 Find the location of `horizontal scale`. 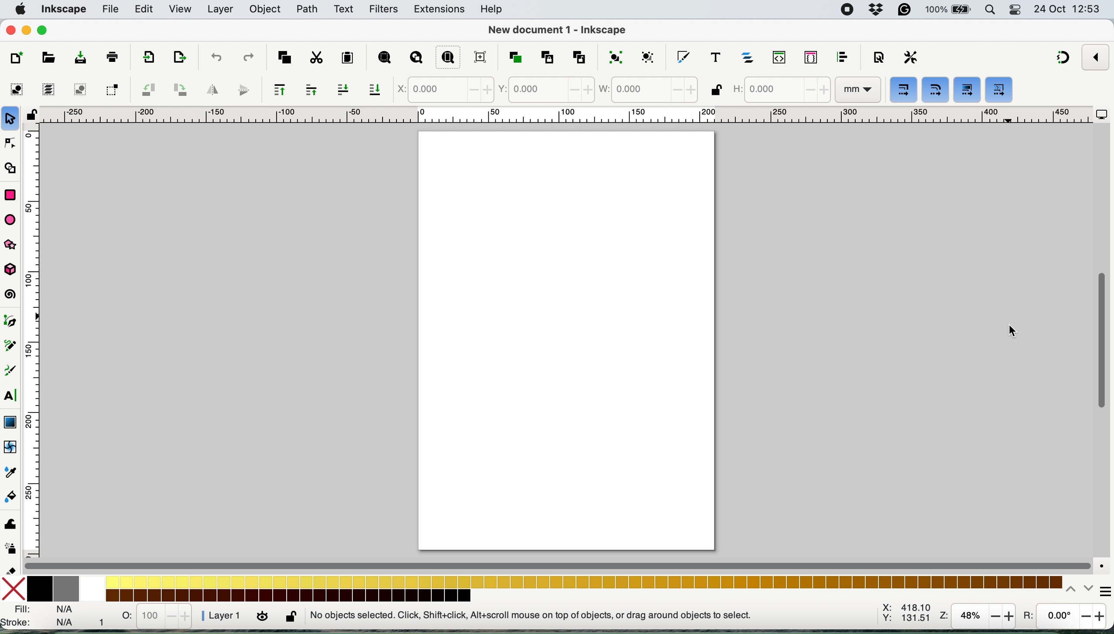

horizontal scale is located at coordinates (565, 115).